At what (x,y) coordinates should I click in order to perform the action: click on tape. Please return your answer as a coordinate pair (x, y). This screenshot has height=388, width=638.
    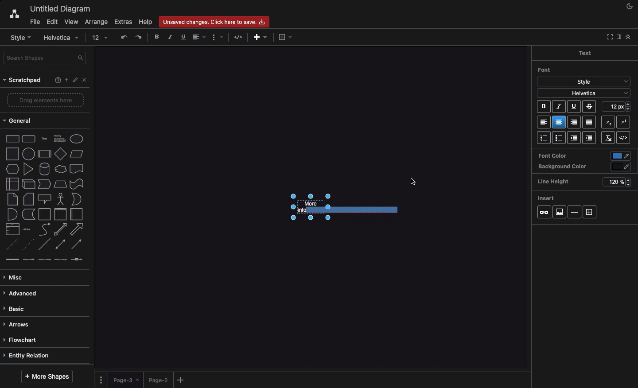
    Looking at the image, I should click on (77, 184).